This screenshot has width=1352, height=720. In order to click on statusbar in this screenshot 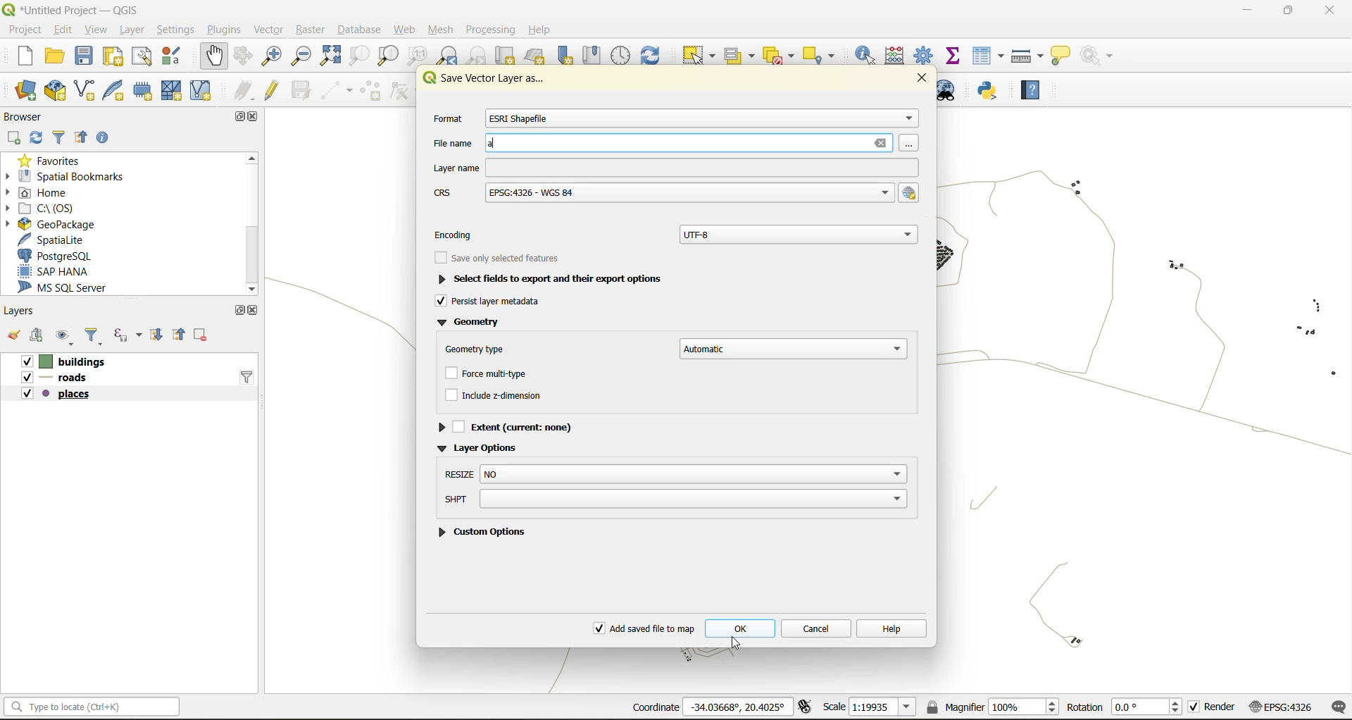, I will do `click(96, 706)`.